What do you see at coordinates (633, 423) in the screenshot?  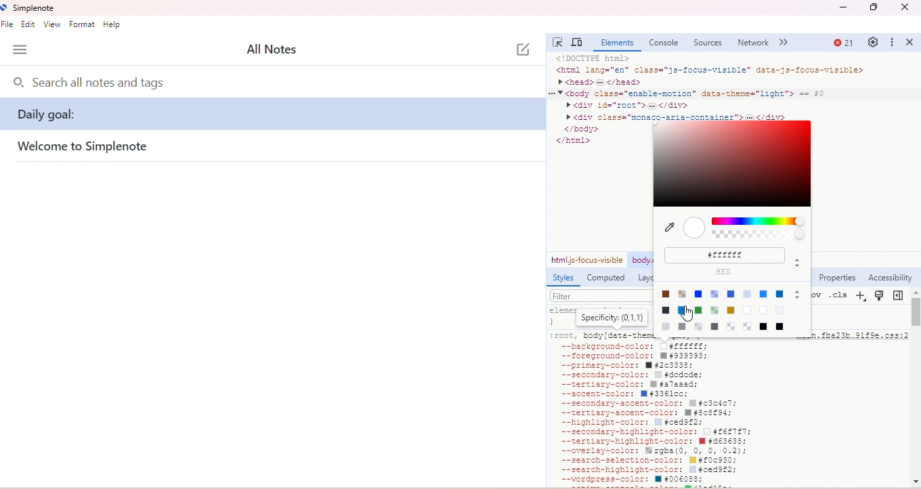 I see `highlight-color` at bounding box center [633, 423].